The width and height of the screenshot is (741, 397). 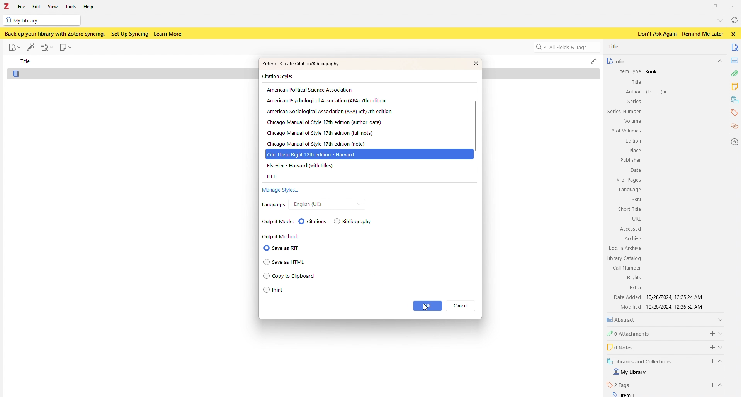 What do you see at coordinates (624, 319) in the screenshot?
I see `Abstract` at bounding box center [624, 319].